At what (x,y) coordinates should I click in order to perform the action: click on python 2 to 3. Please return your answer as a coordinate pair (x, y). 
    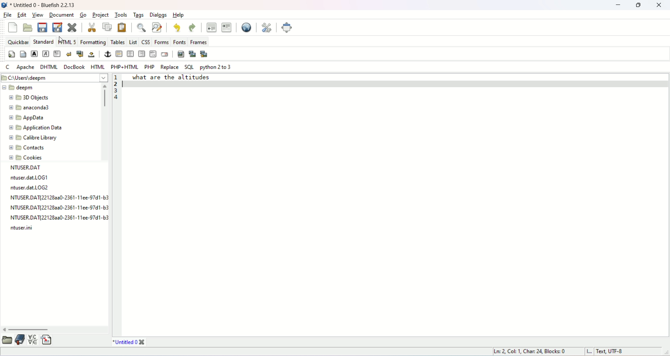
    Looking at the image, I should click on (216, 67).